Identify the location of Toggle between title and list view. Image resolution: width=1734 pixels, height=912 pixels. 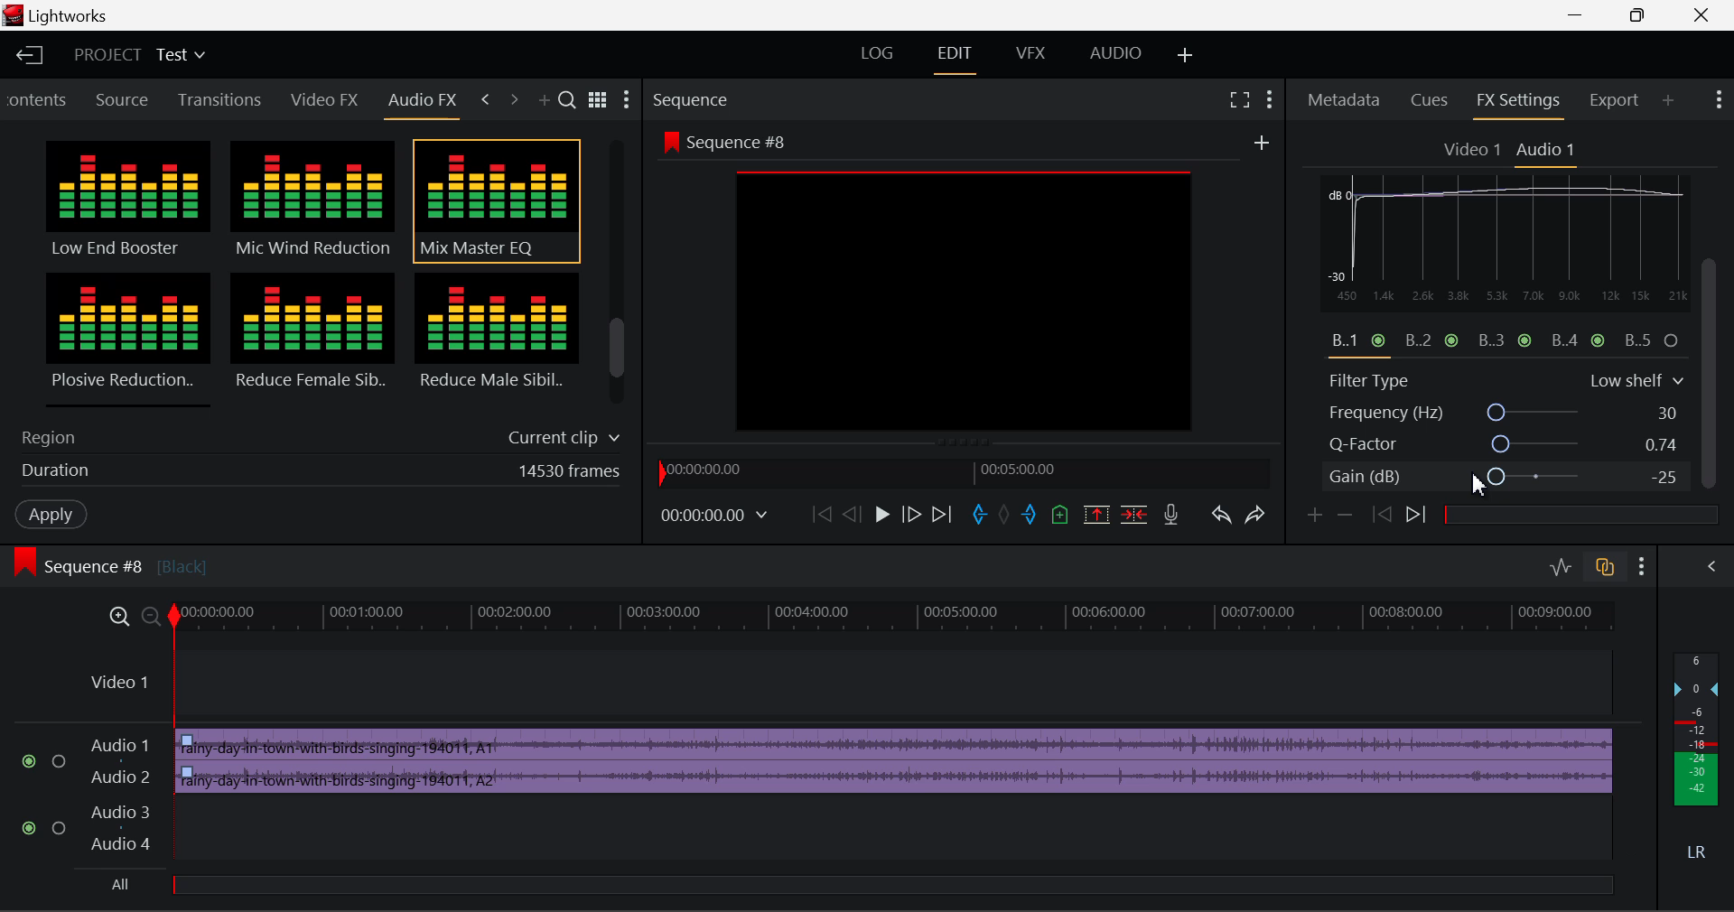
(601, 98).